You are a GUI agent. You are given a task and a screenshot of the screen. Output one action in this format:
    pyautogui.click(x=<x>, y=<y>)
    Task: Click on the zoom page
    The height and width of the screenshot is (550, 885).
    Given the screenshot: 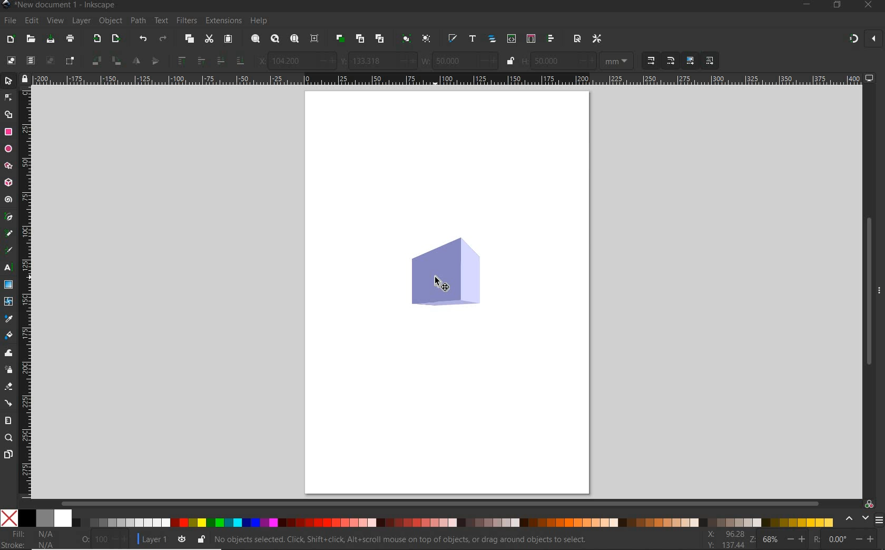 What is the action you would take?
    pyautogui.click(x=294, y=38)
    